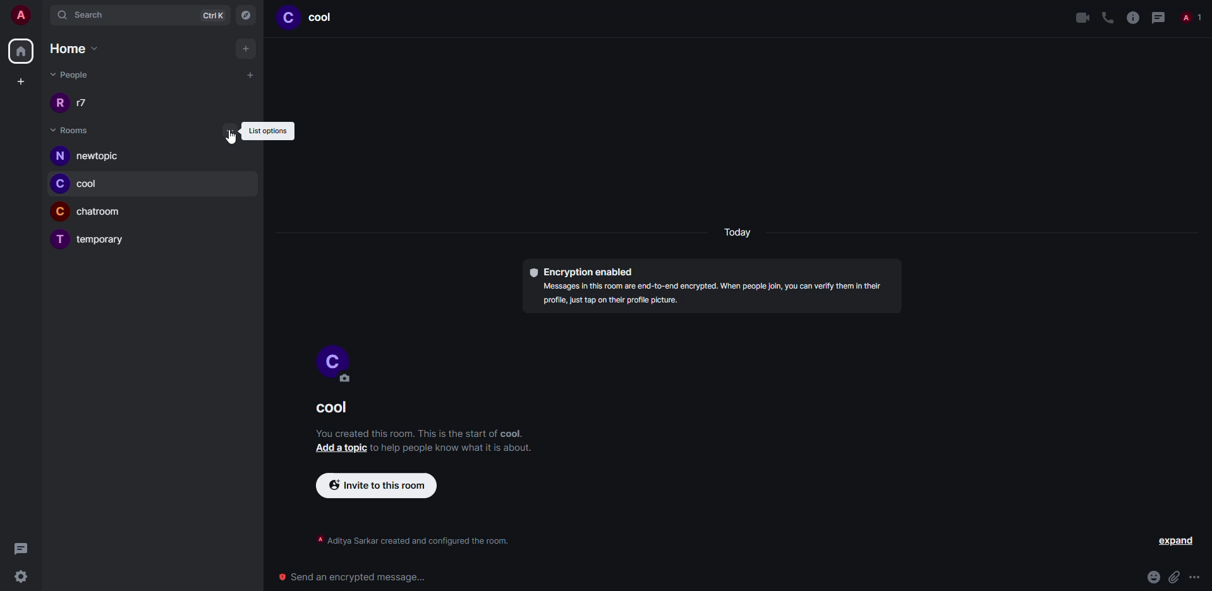 This screenshot has width=1212, height=591. Describe the element at coordinates (324, 18) in the screenshot. I see `room` at that location.